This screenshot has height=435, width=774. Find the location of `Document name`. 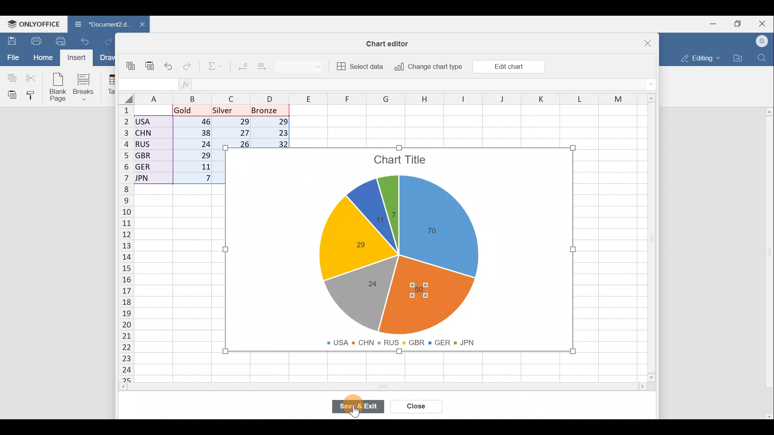

Document name is located at coordinates (100, 25).